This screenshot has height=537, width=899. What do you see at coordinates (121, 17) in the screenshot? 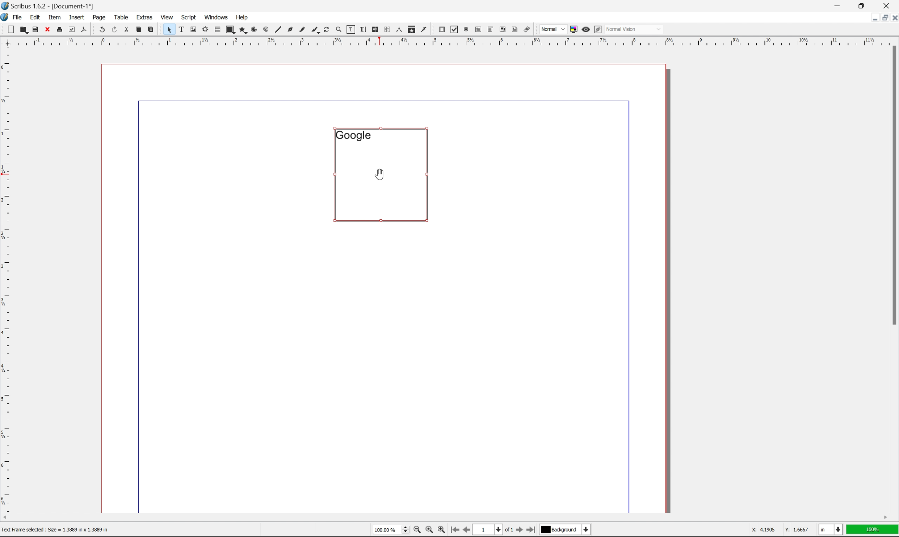
I see `table` at bounding box center [121, 17].